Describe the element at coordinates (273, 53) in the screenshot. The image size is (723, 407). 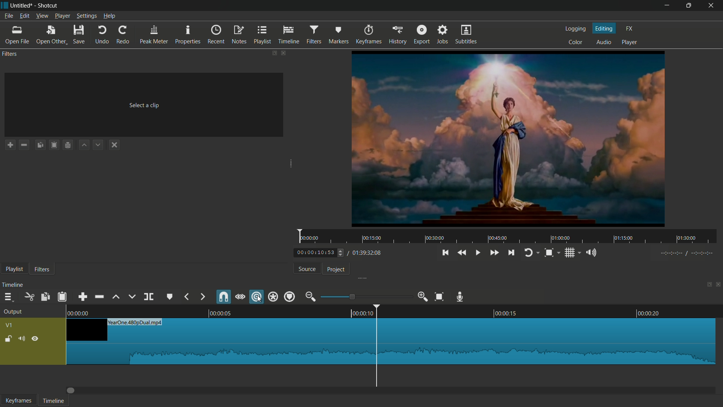
I see `change layout` at that location.